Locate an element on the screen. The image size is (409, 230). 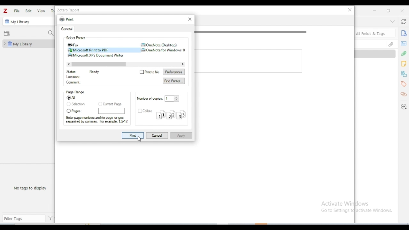
current page is located at coordinates (113, 104).